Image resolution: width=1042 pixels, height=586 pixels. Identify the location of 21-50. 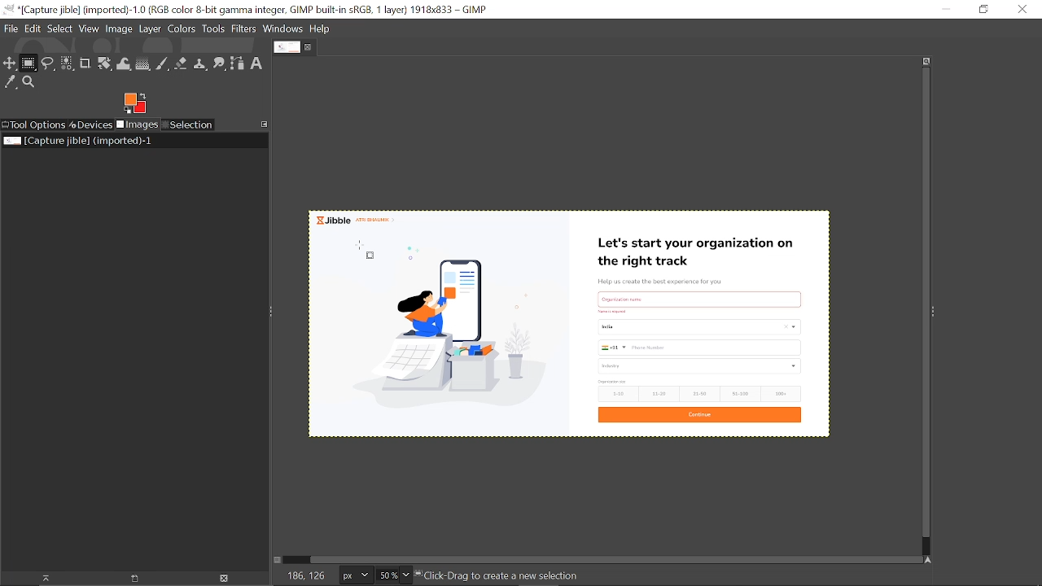
(700, 393).